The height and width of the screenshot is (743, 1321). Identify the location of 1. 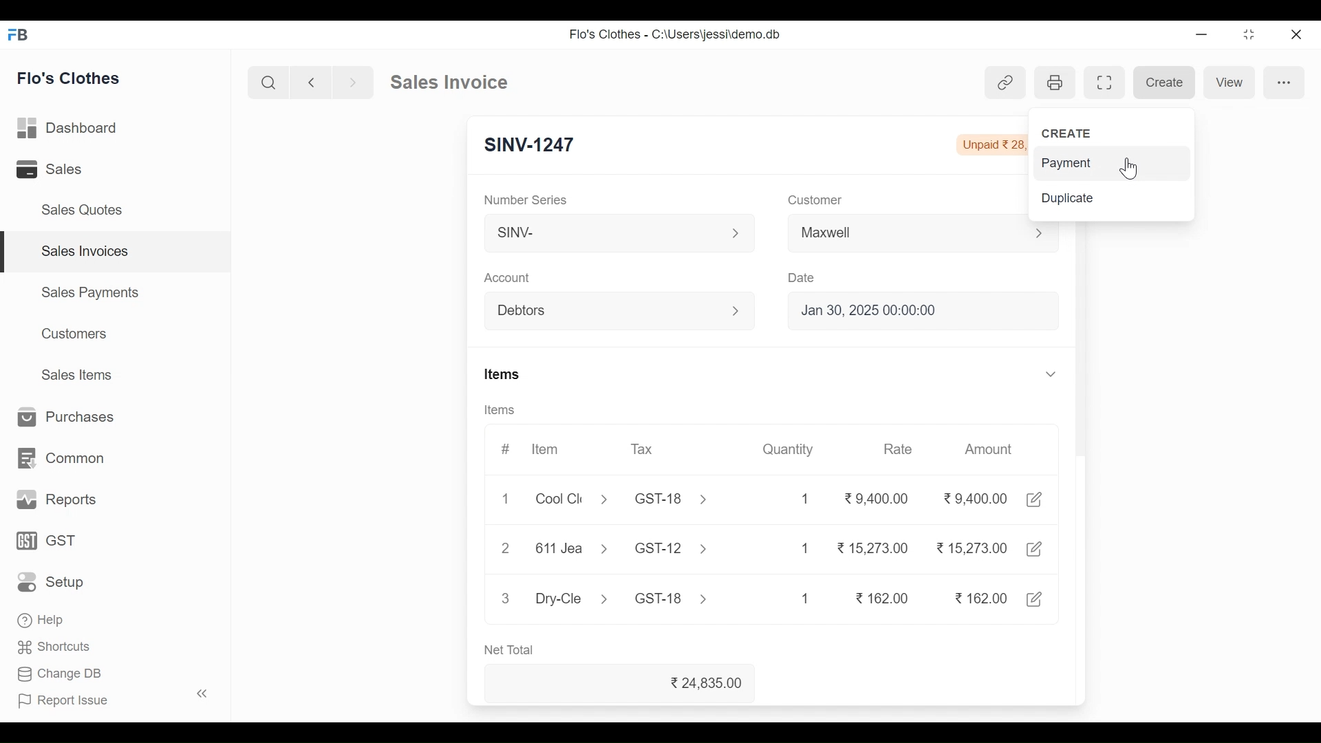
(808, 497).